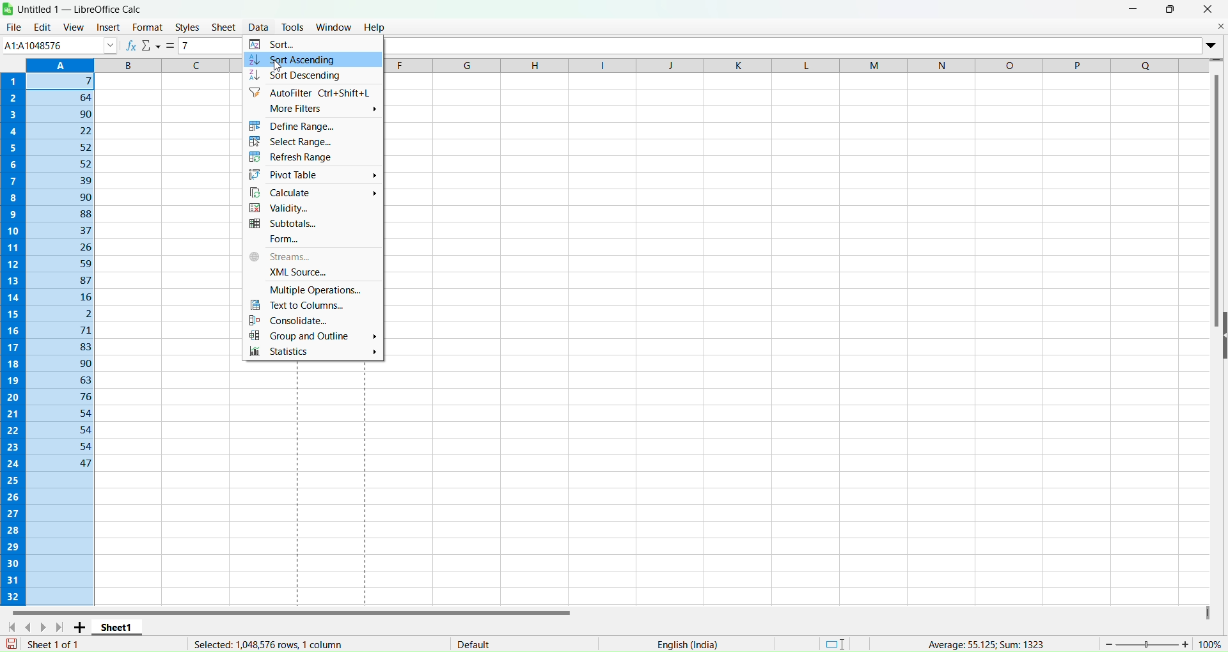 The height and width of the screenshot is (652, 1228). I want to click on Next, so click(47, 627).